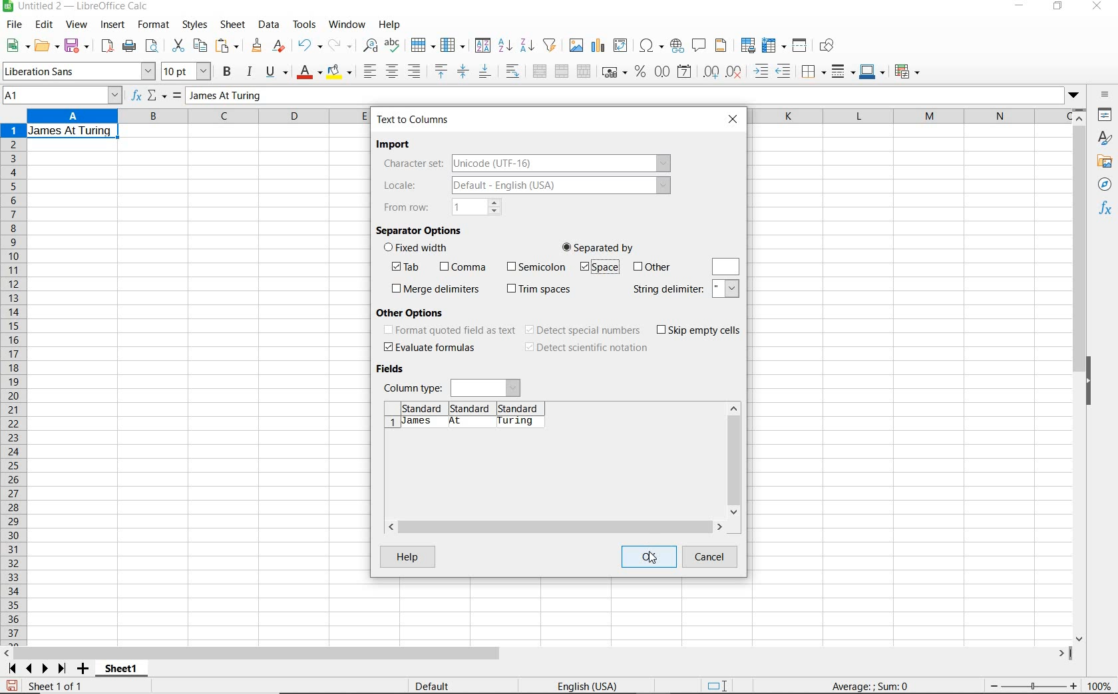  I want to click on trim spaces, so click(540, 290).